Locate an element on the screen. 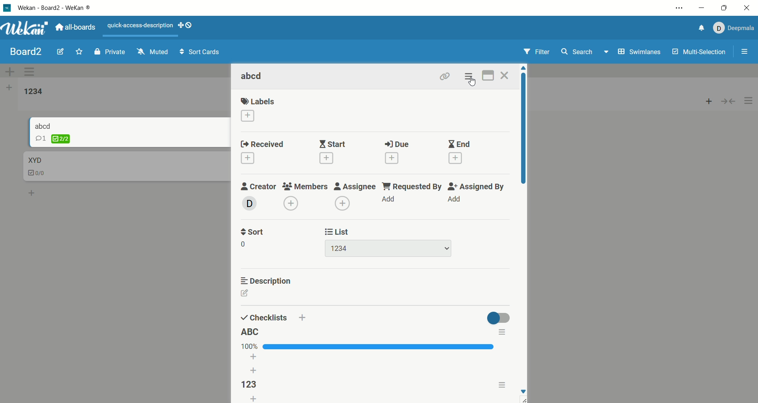  maximize is located at coordinates (489, 75).